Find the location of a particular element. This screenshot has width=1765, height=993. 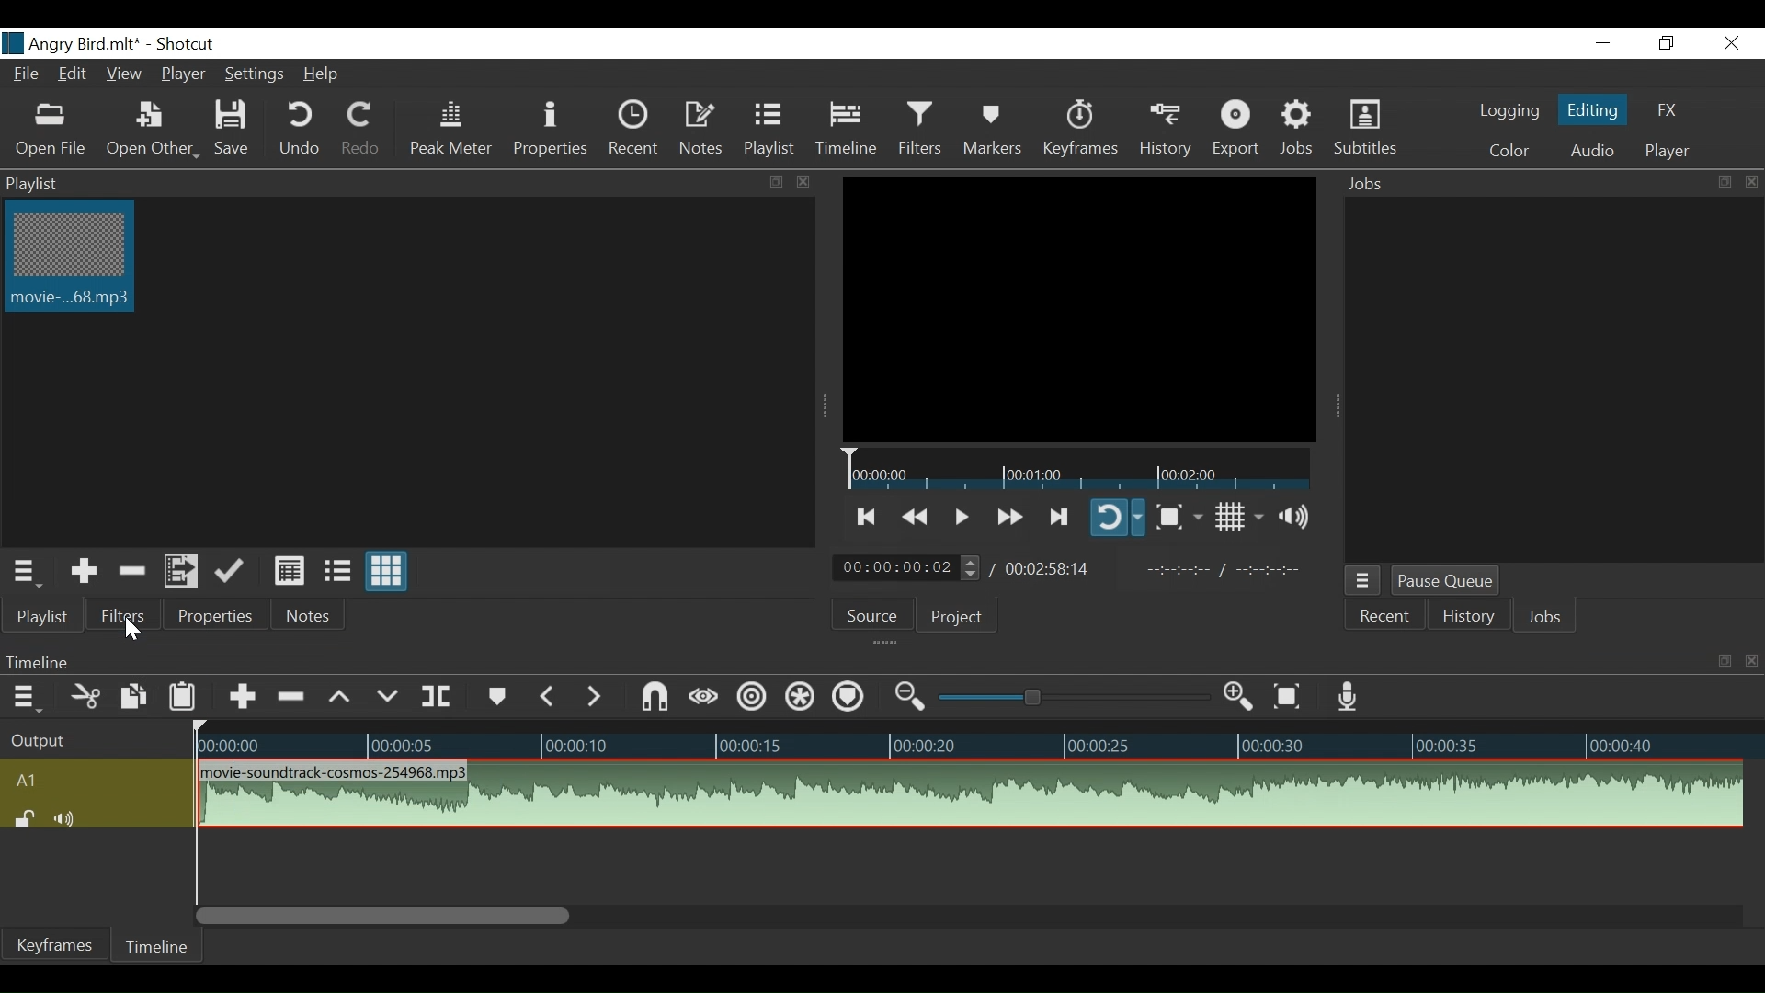

Paste is located at coordinates (185, 696).